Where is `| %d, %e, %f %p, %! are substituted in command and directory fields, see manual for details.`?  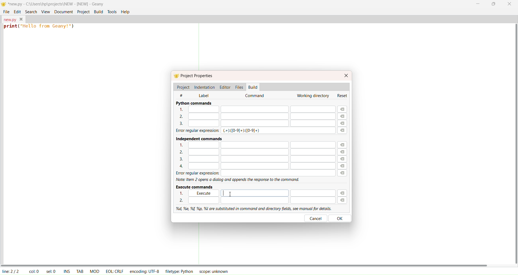
| %d, %e, %f %p, %! are substituted in command and directory fields, see manual for details. is located at coordinates (252, 208).